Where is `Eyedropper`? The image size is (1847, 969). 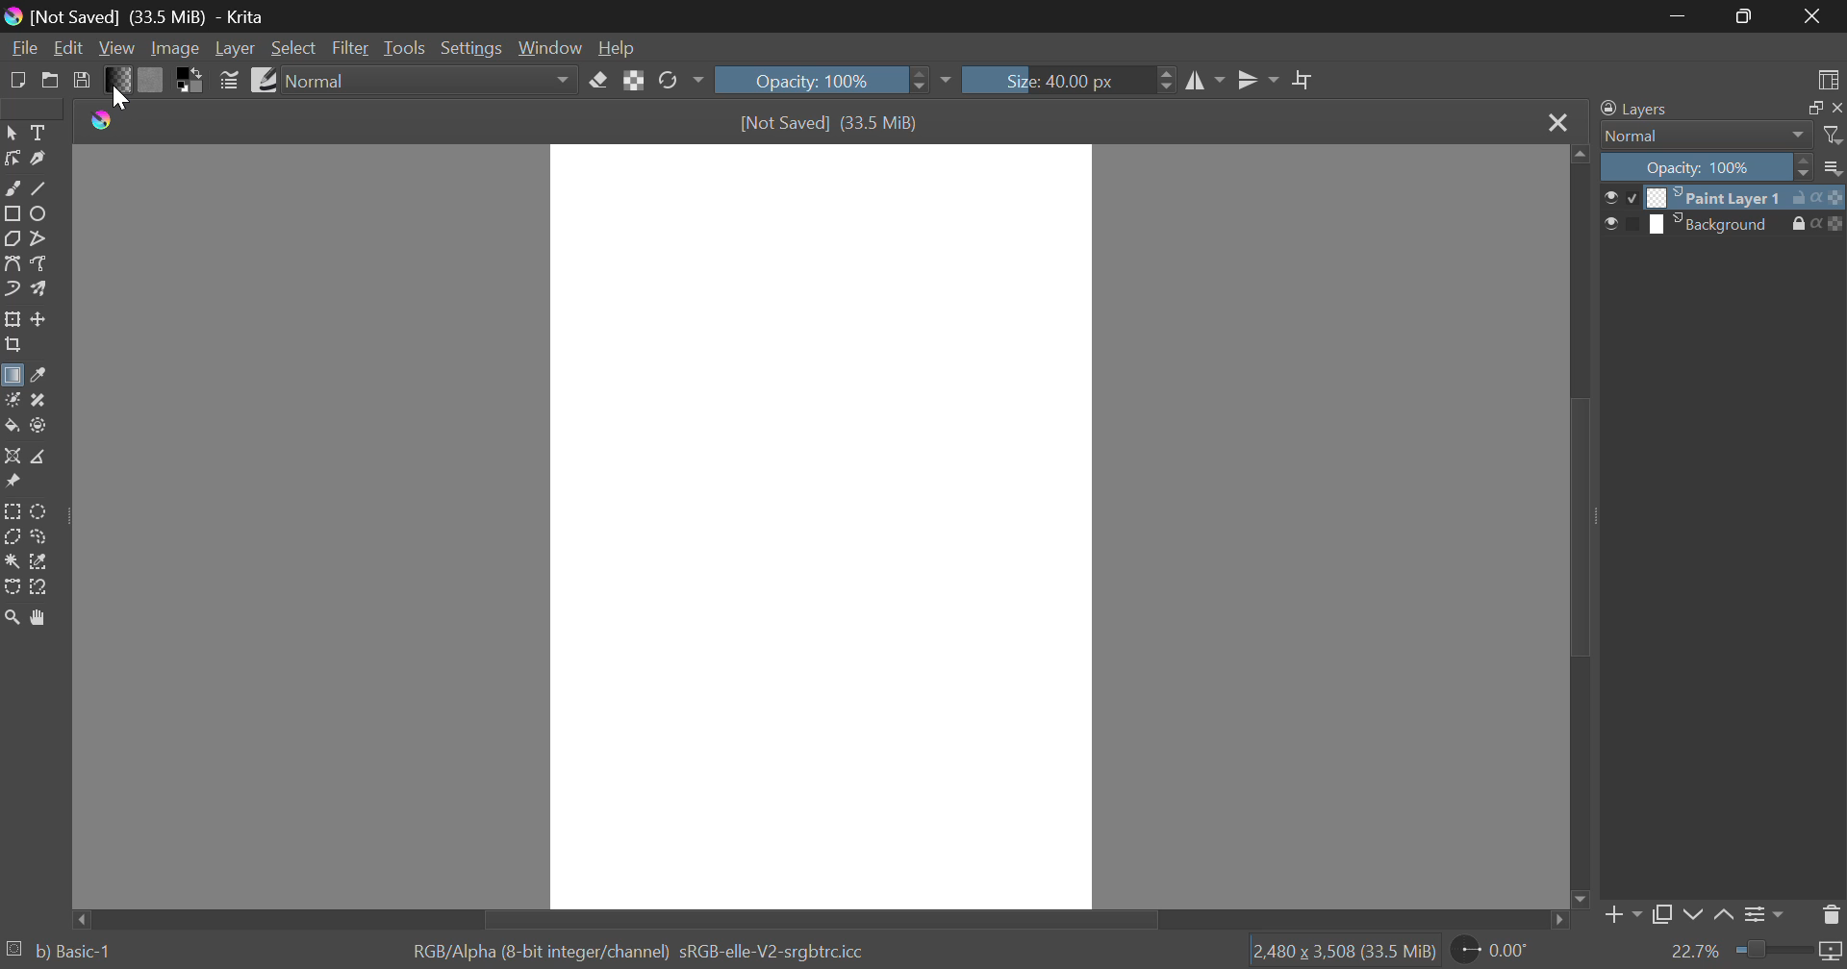
Eyedropper is located at coordinates (37, 377).